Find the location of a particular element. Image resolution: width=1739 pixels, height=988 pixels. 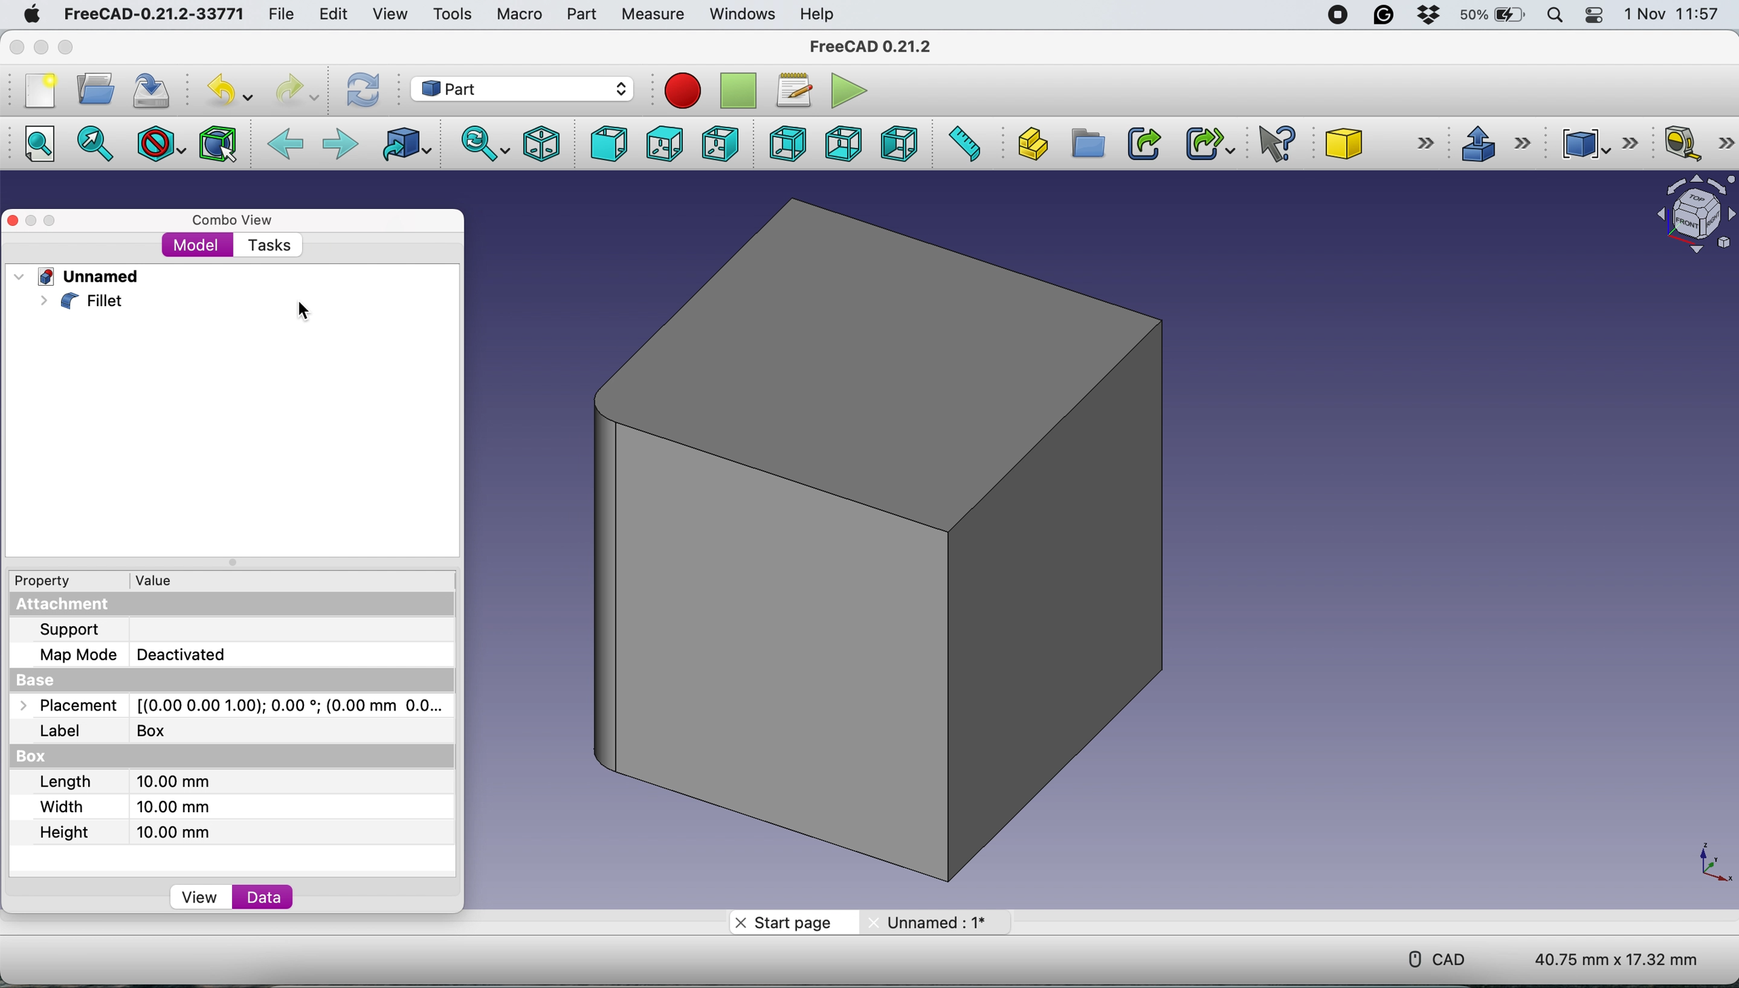

redo is located at coordinates (297, 90).